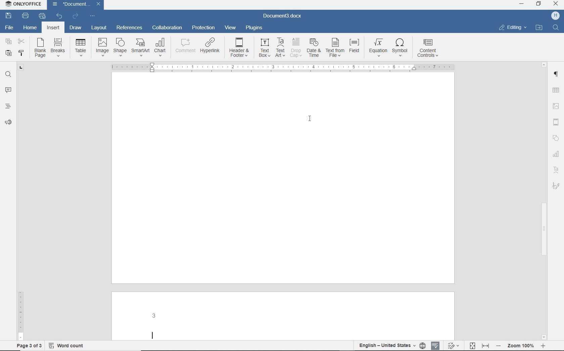 This screenshot has width=564, height=351. I want to click on FILE, so click(10, 28).